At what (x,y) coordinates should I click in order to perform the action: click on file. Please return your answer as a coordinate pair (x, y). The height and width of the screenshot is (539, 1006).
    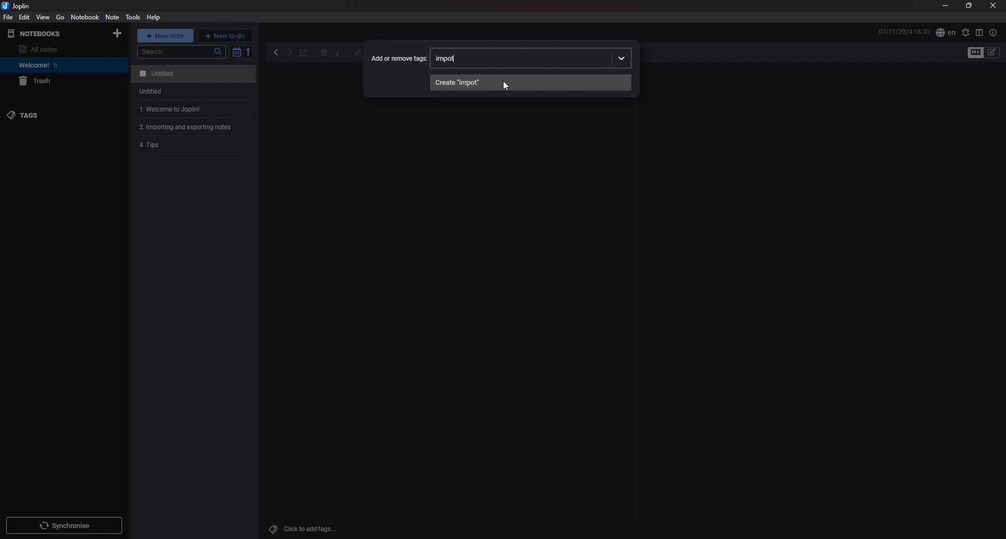
    Looking at the image, I should click on (8, 17).